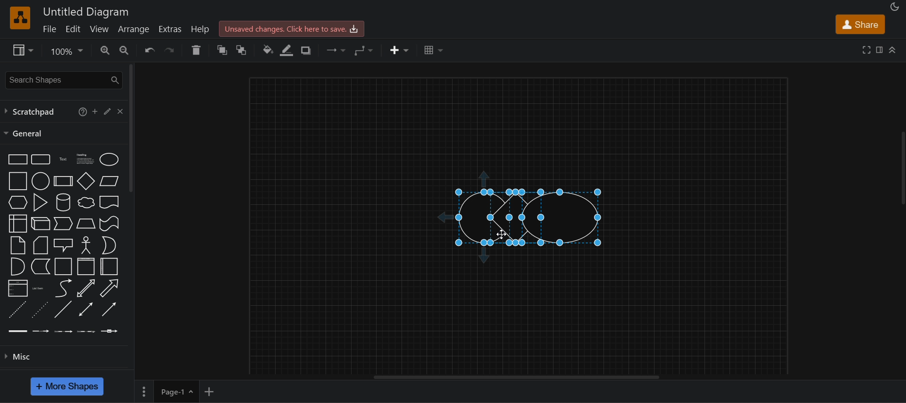  I want to click on Data storage, so click(40, 266).